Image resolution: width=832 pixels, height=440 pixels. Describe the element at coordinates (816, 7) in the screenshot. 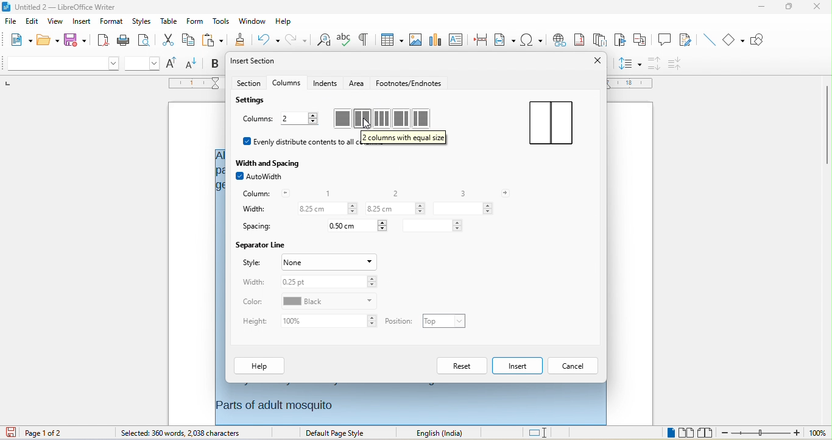

I see `close` at that location.